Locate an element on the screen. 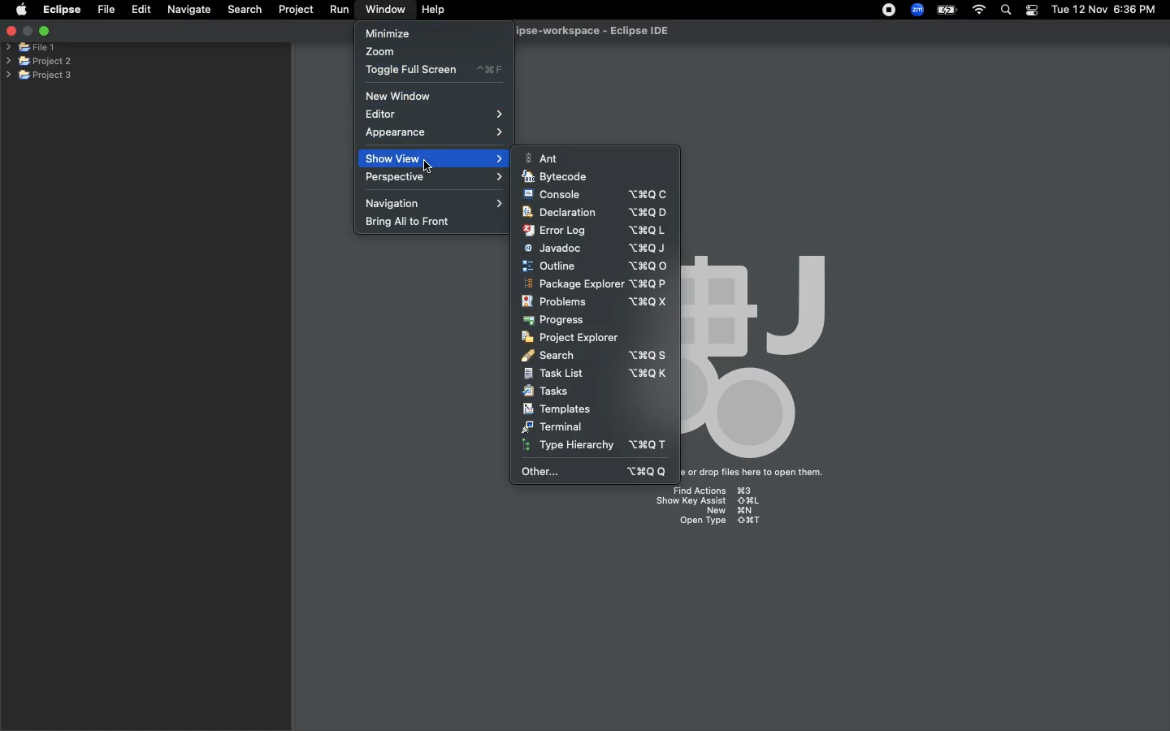  Notification is located at coordinates (1031, 11).